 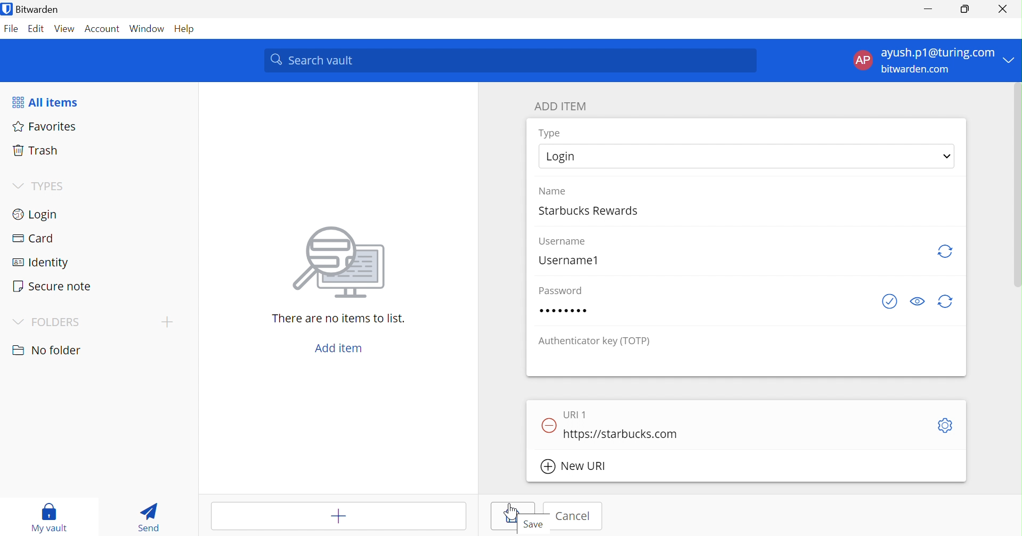 What do you see at coordinates (166, 322) in the screenshot?
I see `Drop Down` at bounding box center [166, 322].